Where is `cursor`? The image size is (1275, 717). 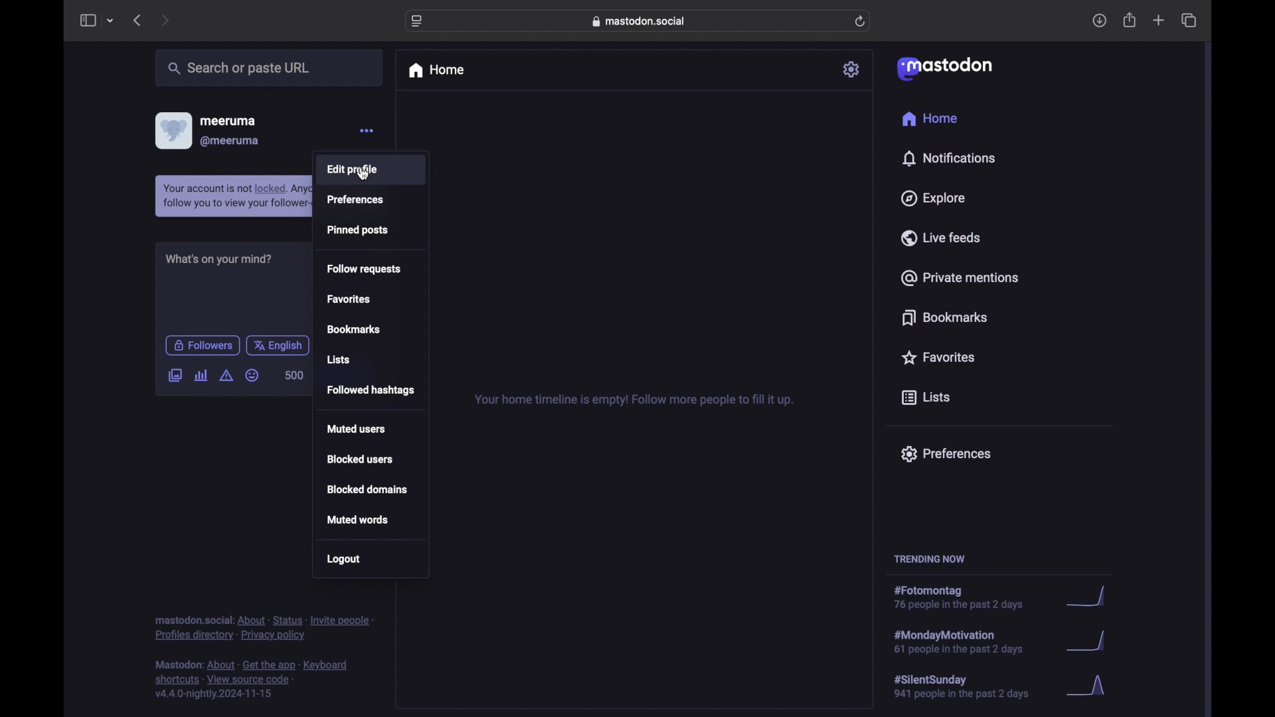
cursor is located at coordinates (365, 175).